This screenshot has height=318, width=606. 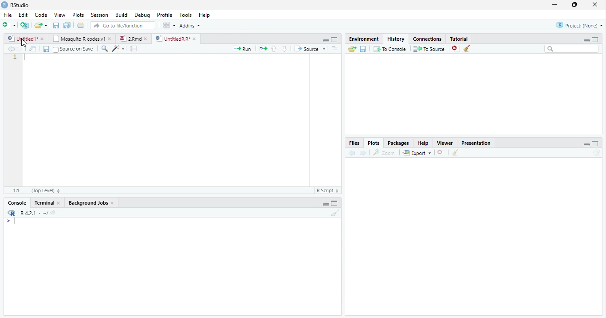 I want to click on Files, so click(x=355, y=143).